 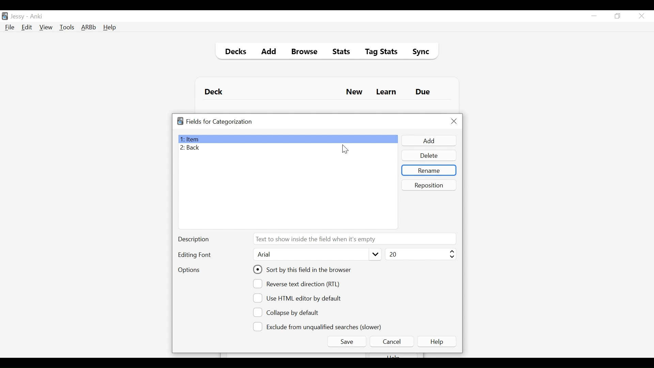 What do you see at coordinates (219, 122) in the screenshot?
I see `Field for Categorization` at bounding box center [219, 122].